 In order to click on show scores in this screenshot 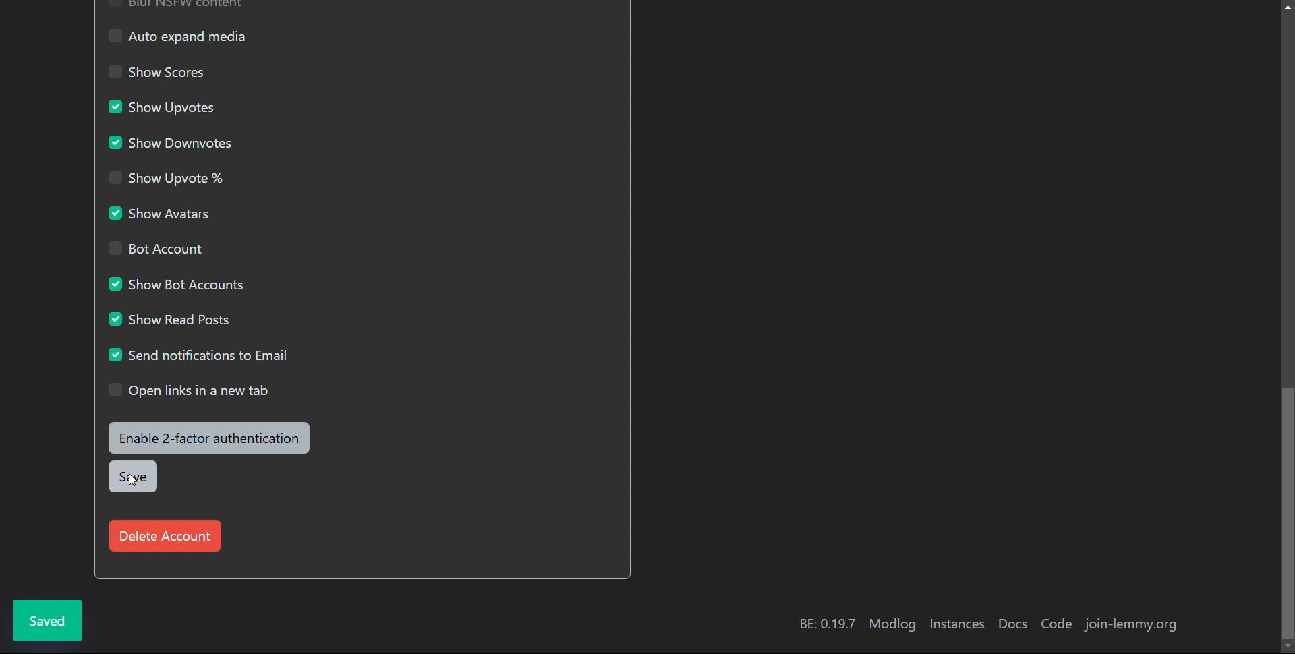, I will do `click(160, 71)`.